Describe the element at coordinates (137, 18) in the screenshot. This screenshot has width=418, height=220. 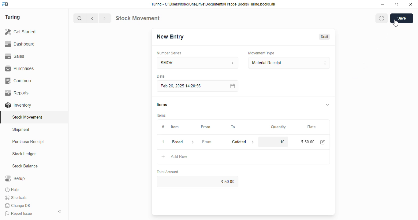
I see `stock movement` at that location.